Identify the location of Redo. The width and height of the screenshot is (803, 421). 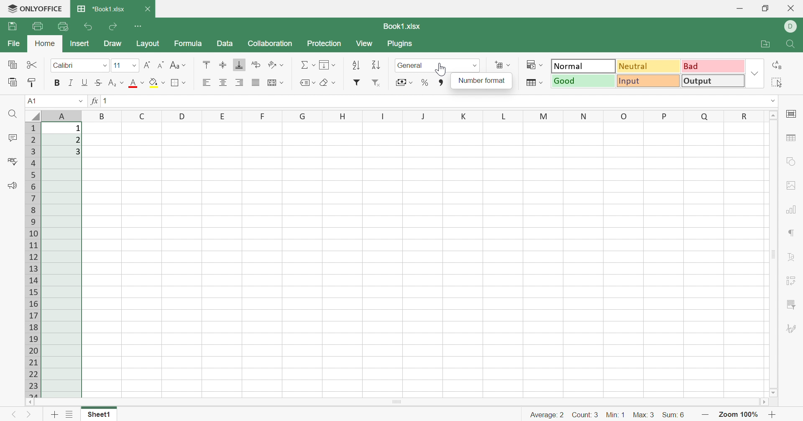
(115, 26).